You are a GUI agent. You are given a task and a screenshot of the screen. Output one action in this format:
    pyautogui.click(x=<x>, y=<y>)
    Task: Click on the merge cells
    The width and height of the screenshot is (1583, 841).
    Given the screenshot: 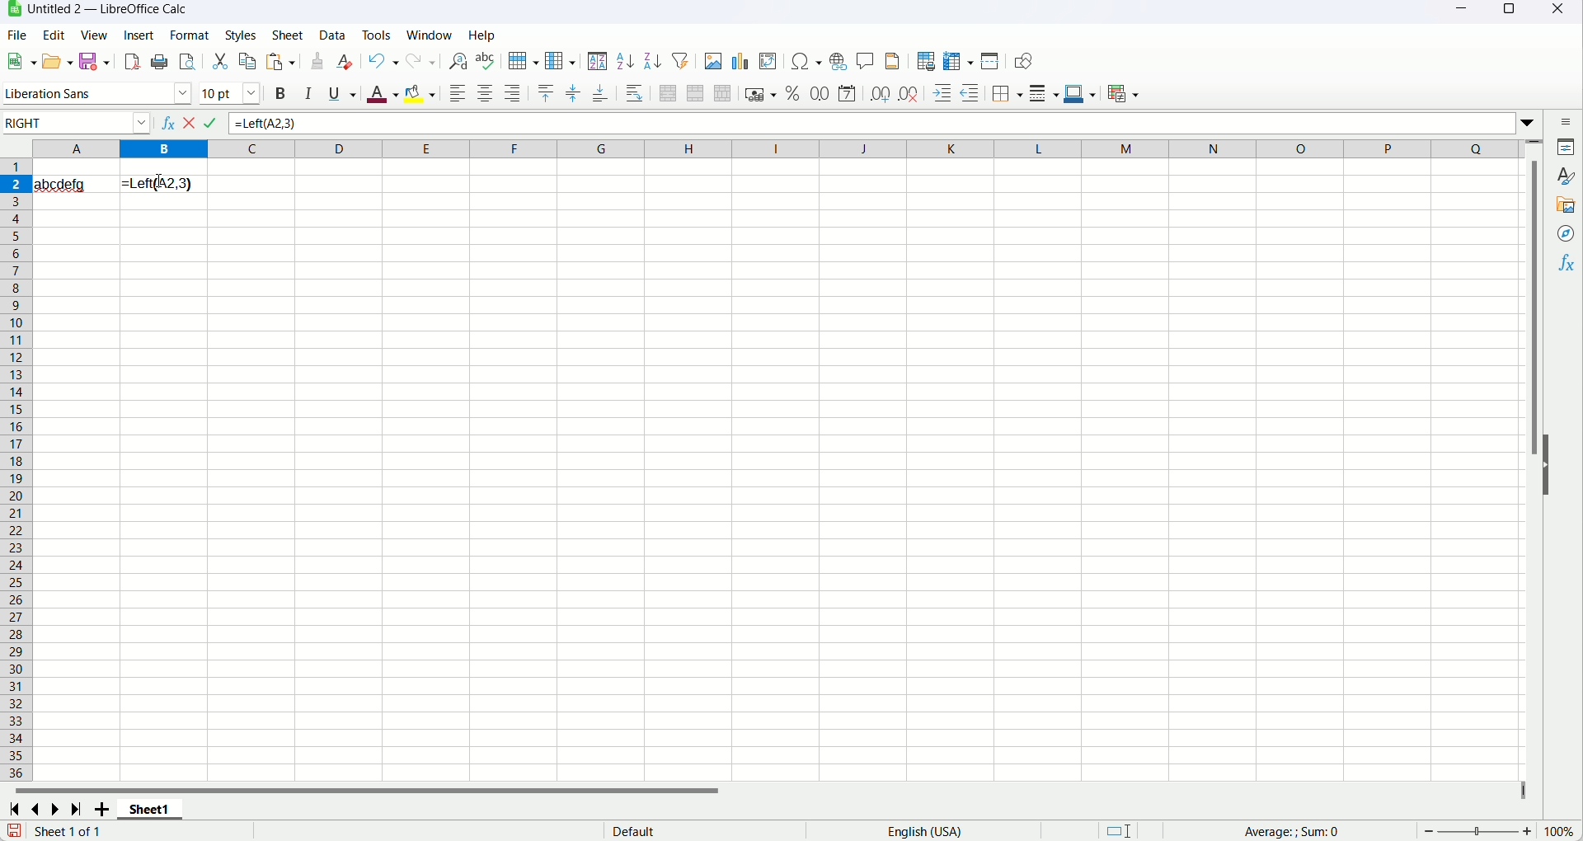 What is the action you would take?
    pyautogui.click(x=695, y=95)
    